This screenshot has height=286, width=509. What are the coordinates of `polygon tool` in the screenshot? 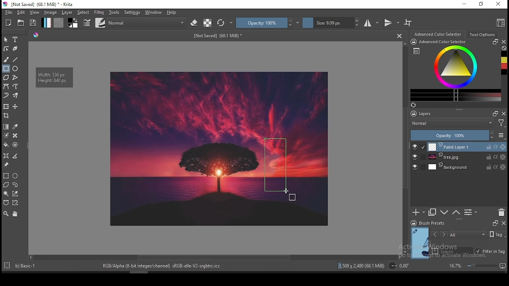 It's located at (6, 77).